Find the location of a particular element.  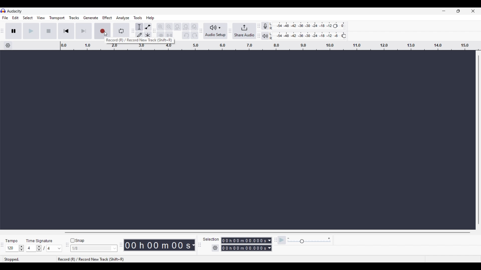

Analyze menu is located at coordinates (123, 18).